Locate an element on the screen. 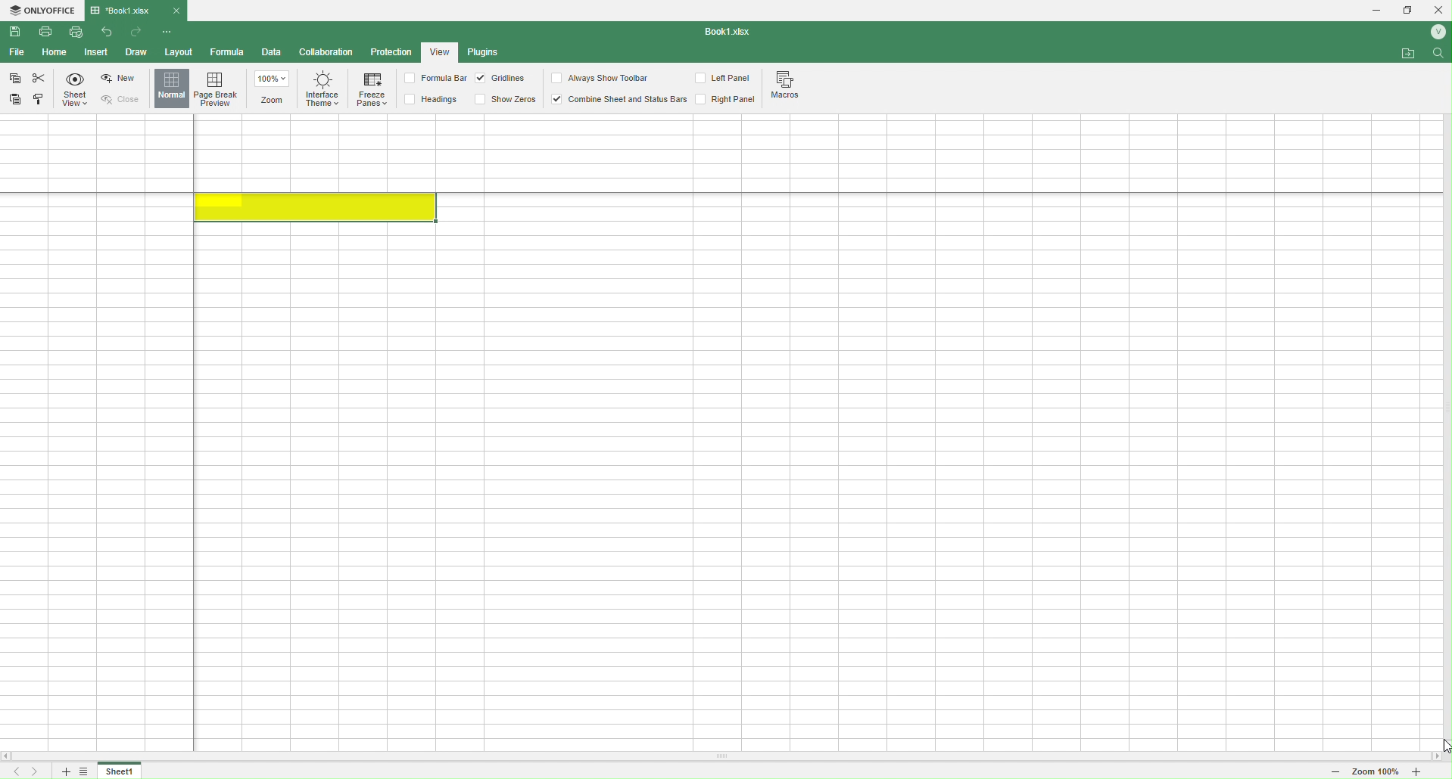 The width and height of the screenshot is (1452, 779). Find is located at coordinates (1439, 56).